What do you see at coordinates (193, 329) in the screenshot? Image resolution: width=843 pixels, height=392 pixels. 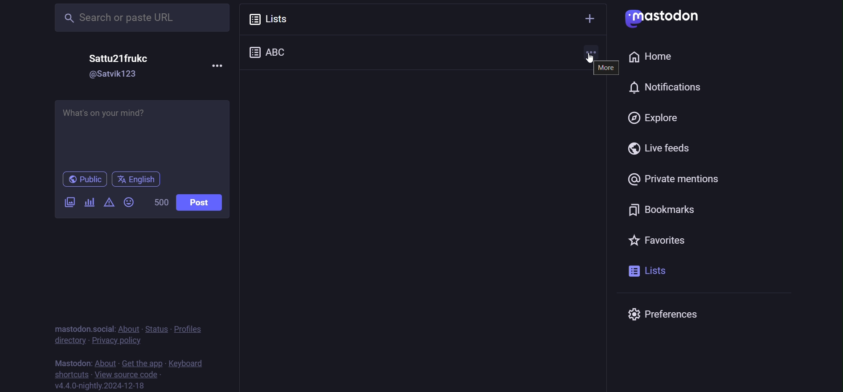 I see `profiles` at bounding box center [193, 329].